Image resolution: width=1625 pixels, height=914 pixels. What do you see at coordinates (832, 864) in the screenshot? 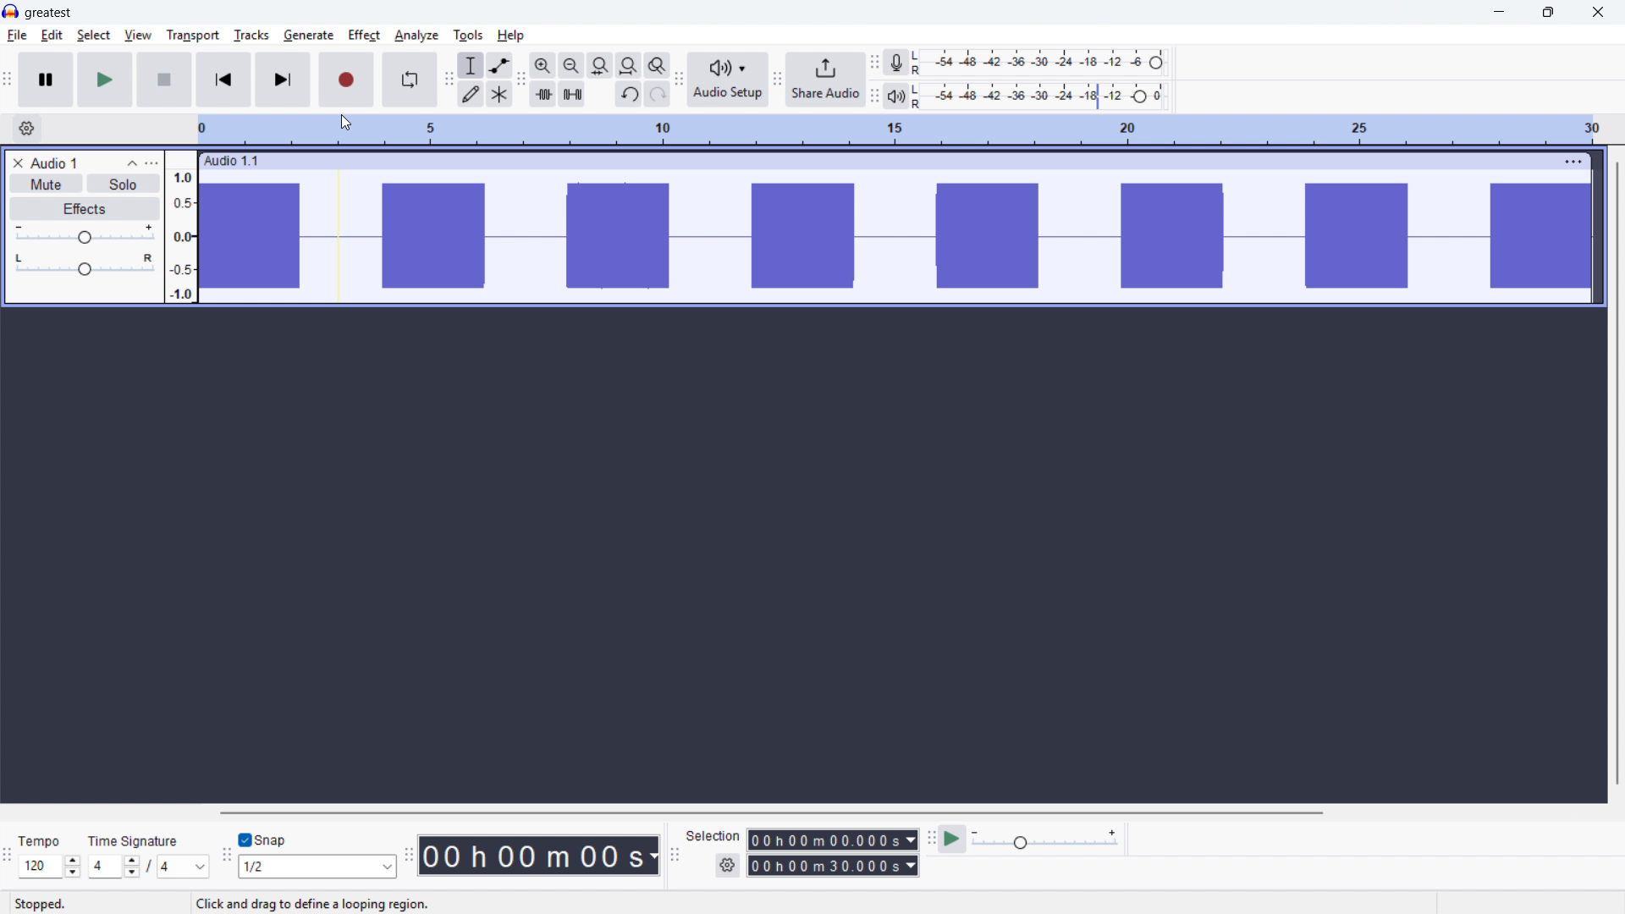
I see `Selection end time` at bounding box center [832, 864].